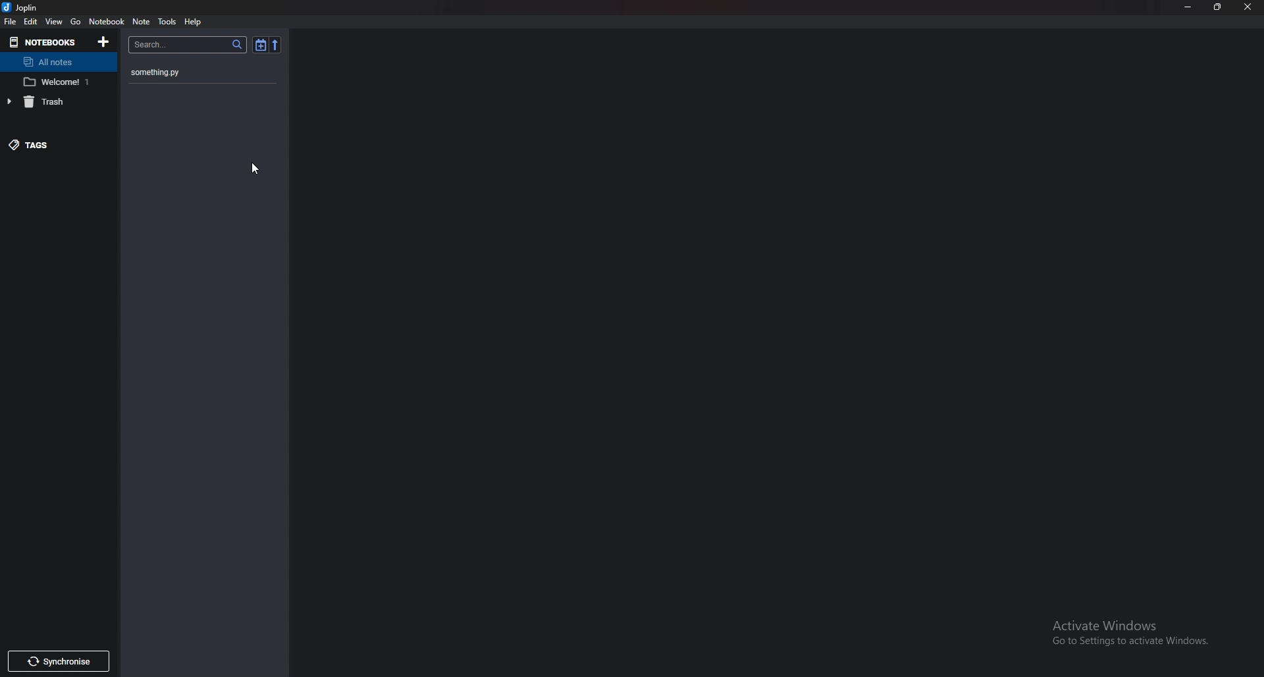 The width and height of the screenshot is (1264, 677). Describe the element at coordinates (55, 82) in the screenshot. I see `welcome 1` at that location.